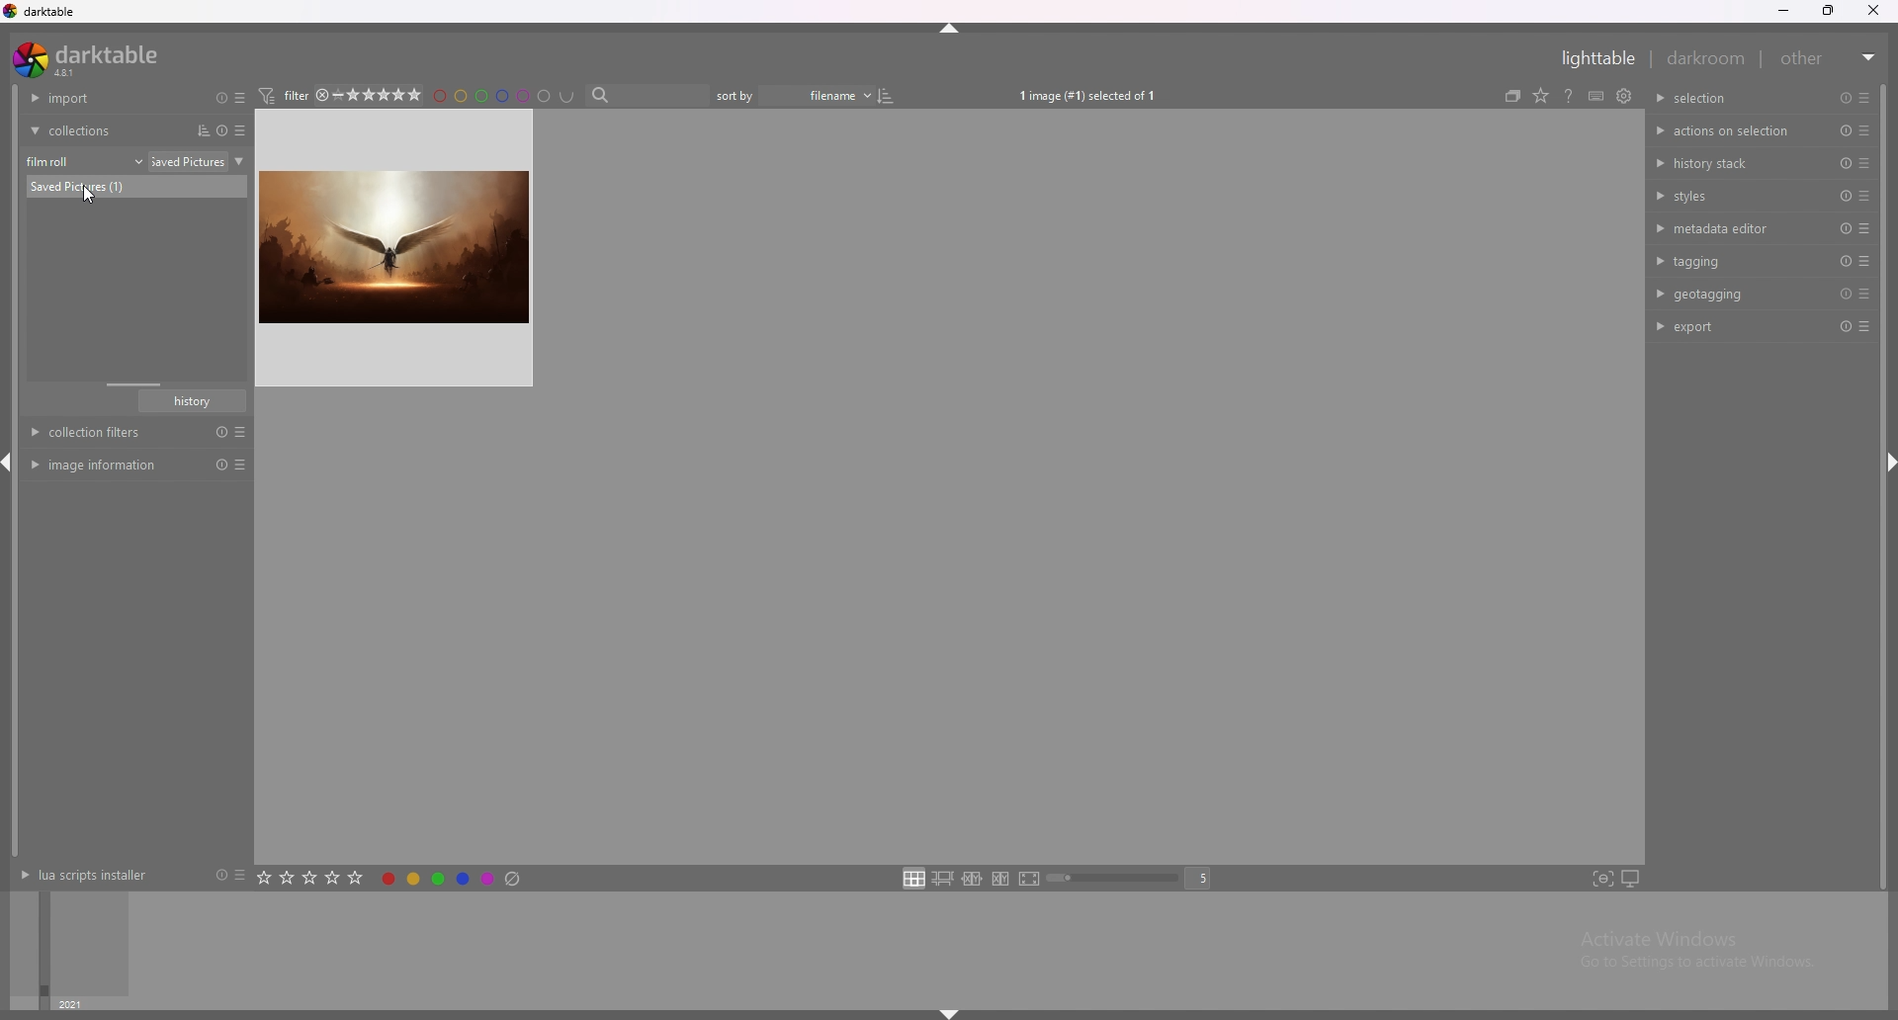 The height and width of the screenshot is (1020, 1898). What do you see at coordinates (1844, 327) in the screenshot?
I see `reset` at bounding box center [1844, 327].